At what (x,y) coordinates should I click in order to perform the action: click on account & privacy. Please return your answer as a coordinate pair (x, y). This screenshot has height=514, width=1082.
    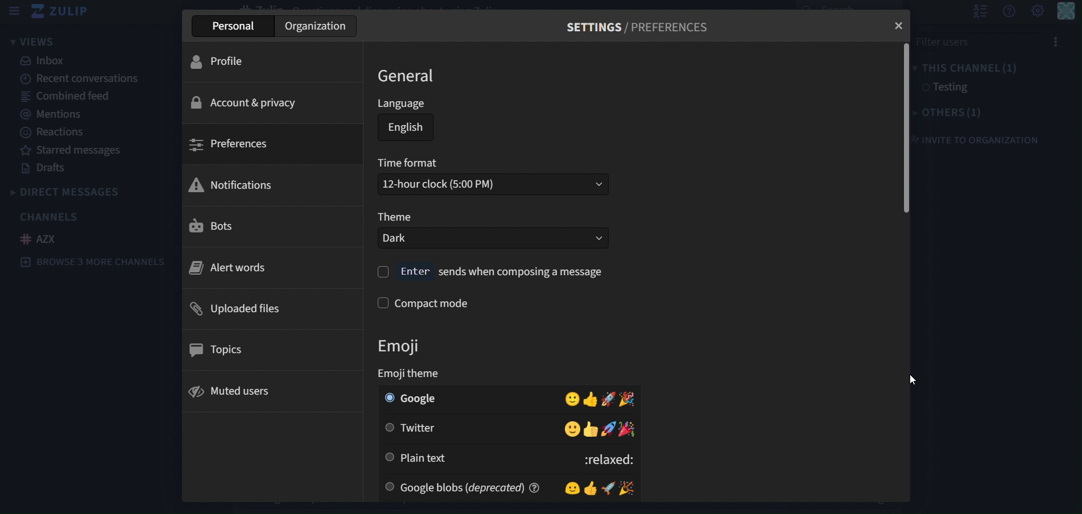
    Looking at the image, I should click on (247, 101).